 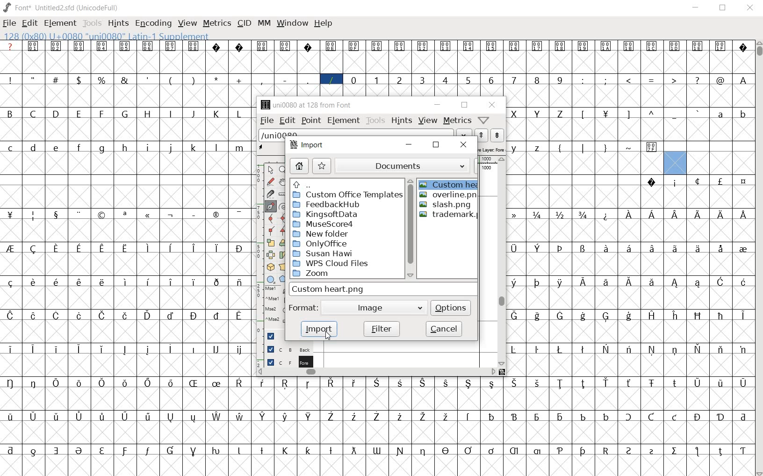 What do you see at coordinates (720, 45) in the screenshot?
I see `glyph` at bounding box center [720, 45].